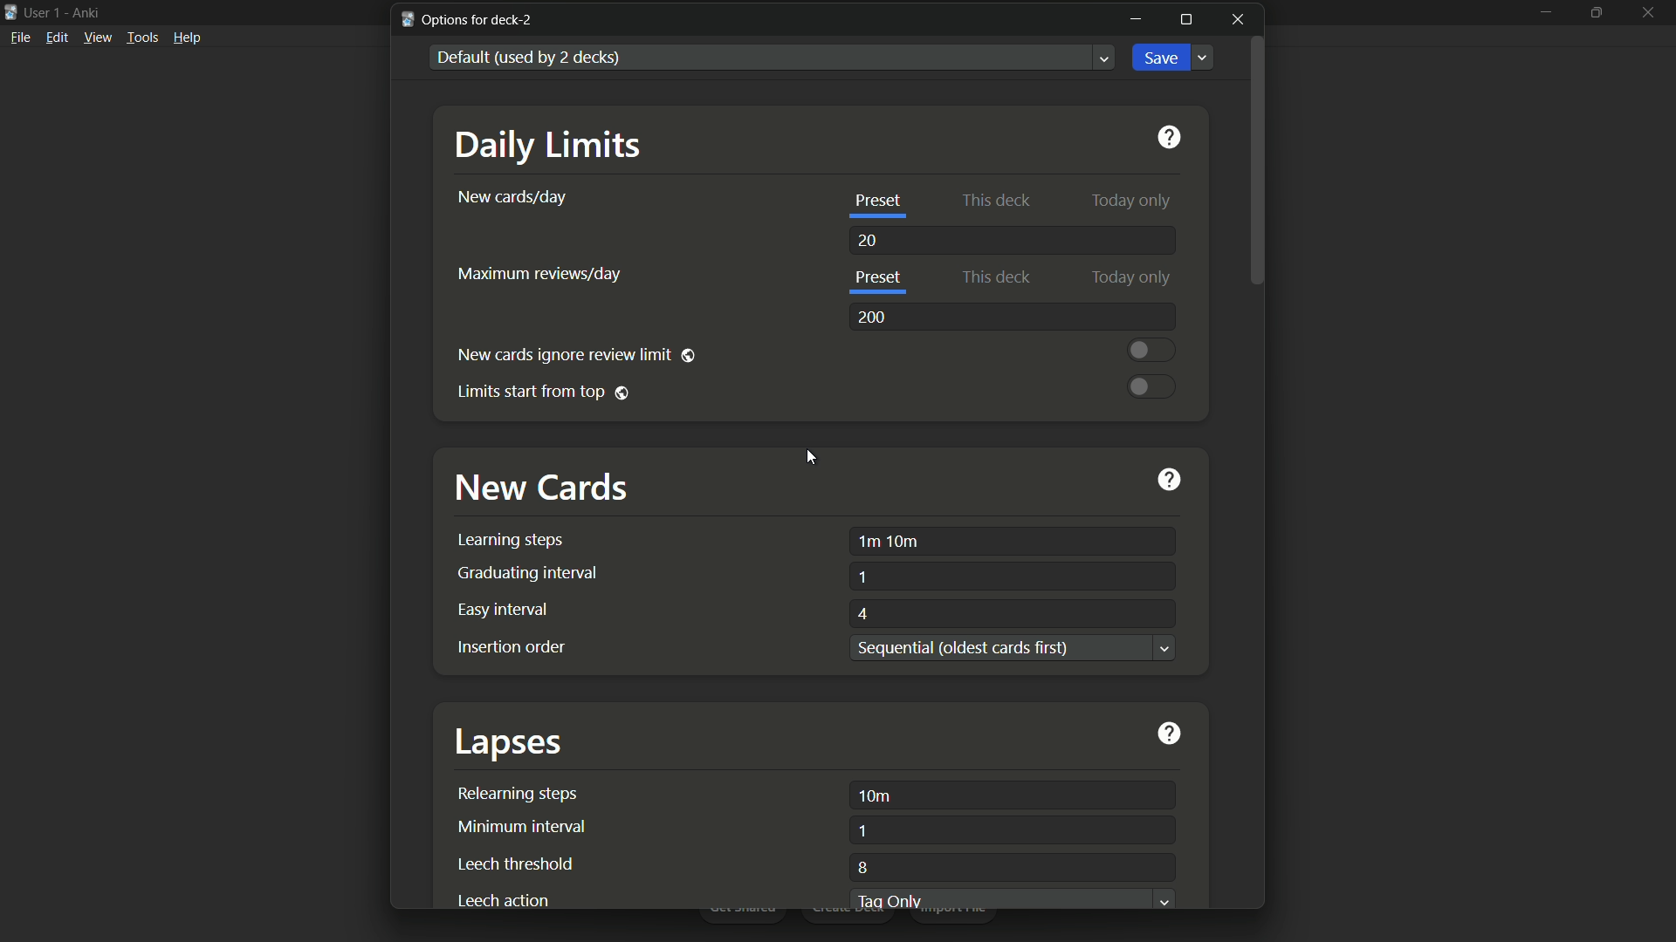 The image size is (1676, 942). Describe the element at coordinates (546, 485) in the screenshot. I see `new cards` at that location.